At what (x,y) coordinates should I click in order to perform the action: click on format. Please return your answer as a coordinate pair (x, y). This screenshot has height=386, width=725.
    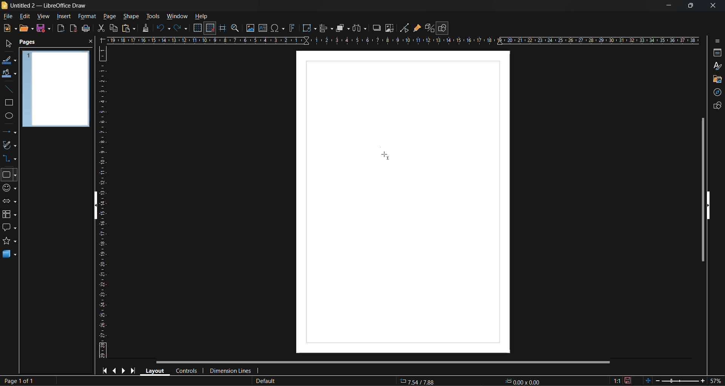
    Looking at the image, I should click on (86, 17).